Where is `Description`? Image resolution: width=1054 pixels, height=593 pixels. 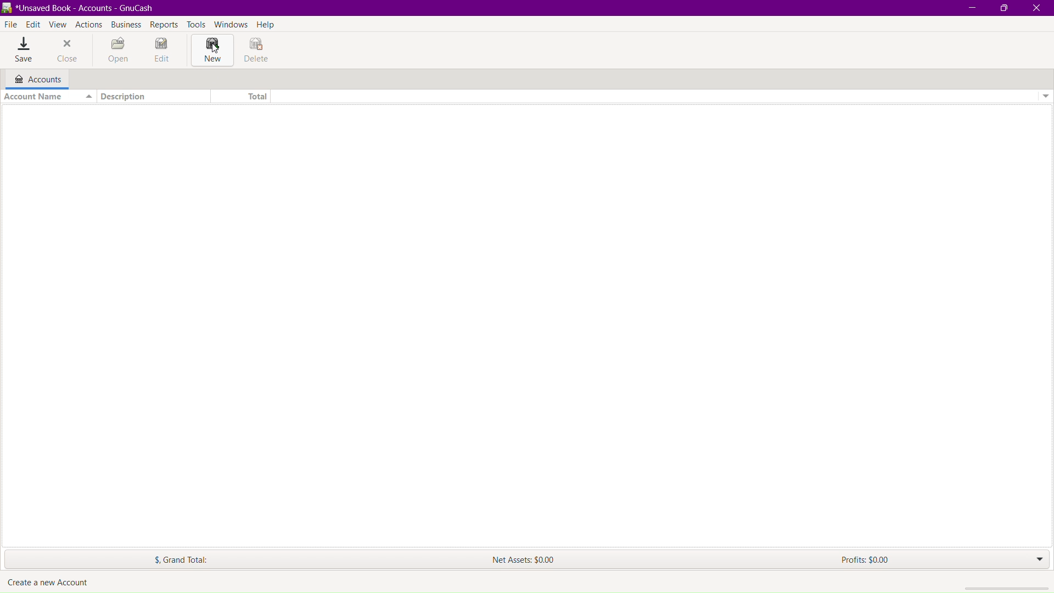
Description is located at coordinates (154, 97).